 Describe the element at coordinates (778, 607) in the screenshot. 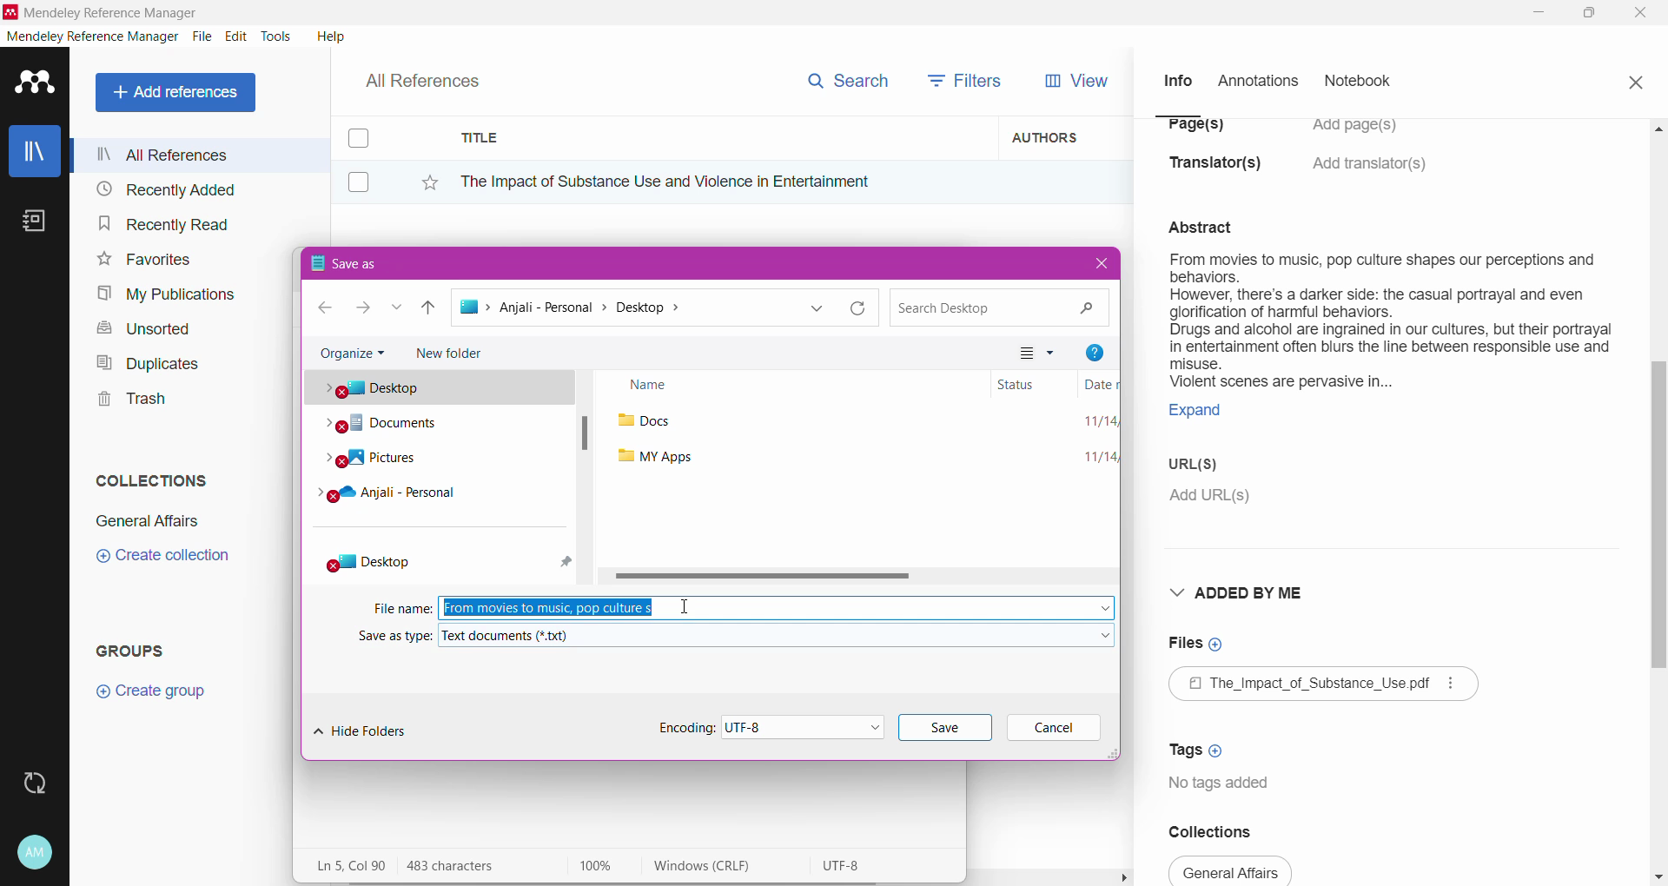

I see `File Name set` at that location.